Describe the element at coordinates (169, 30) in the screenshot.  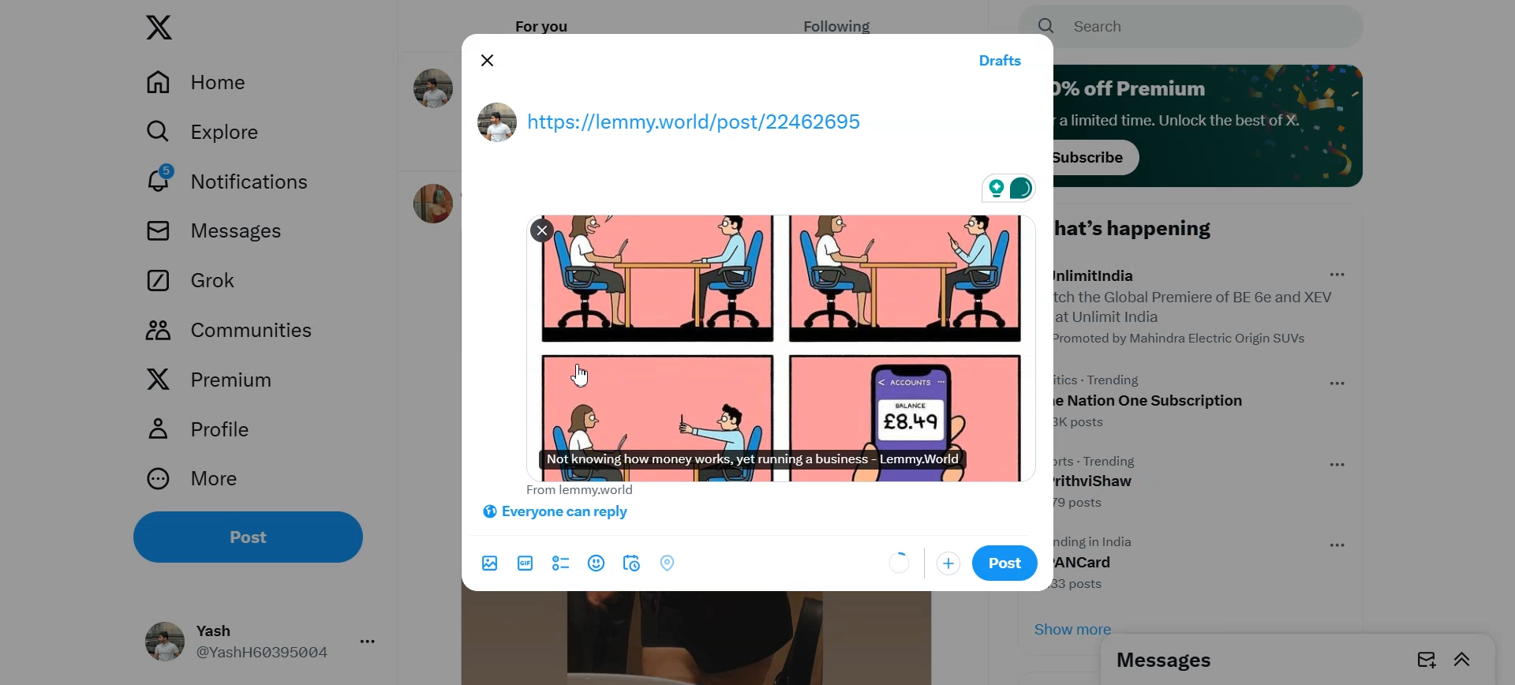
I see `x sign` at that location.